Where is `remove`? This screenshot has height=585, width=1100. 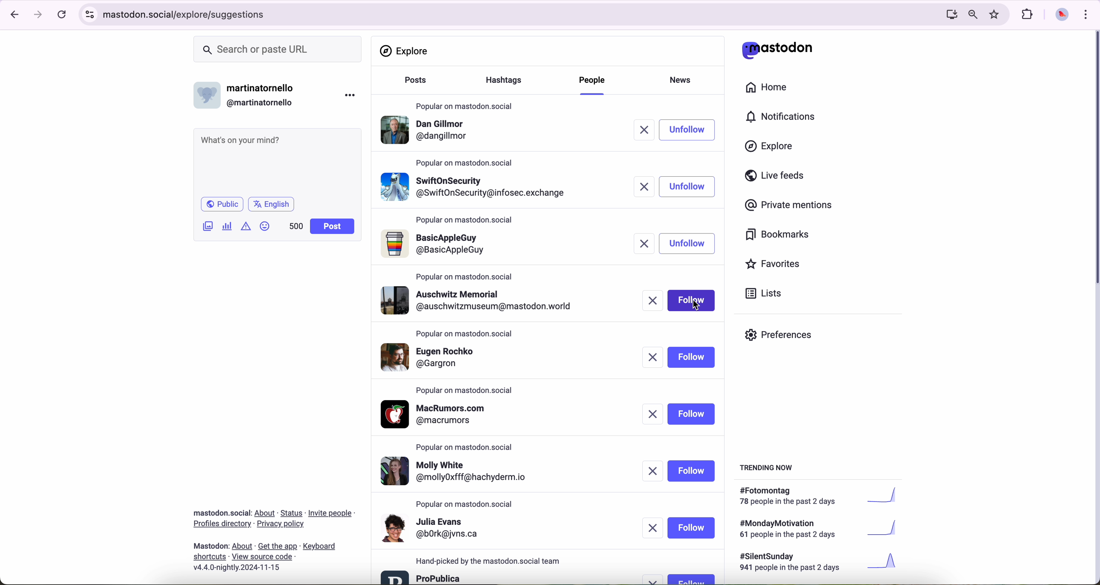
remove is located at coordinates (654, 528).